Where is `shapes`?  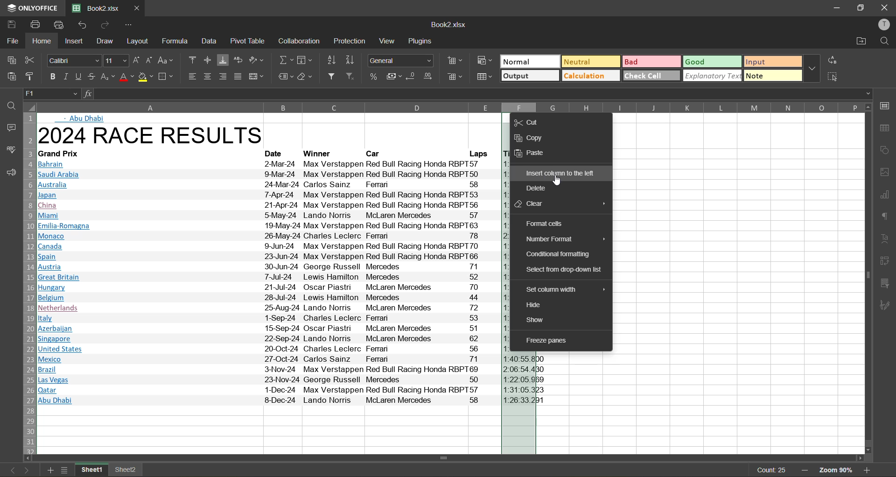
shapes is located at coordinates (887, 149).